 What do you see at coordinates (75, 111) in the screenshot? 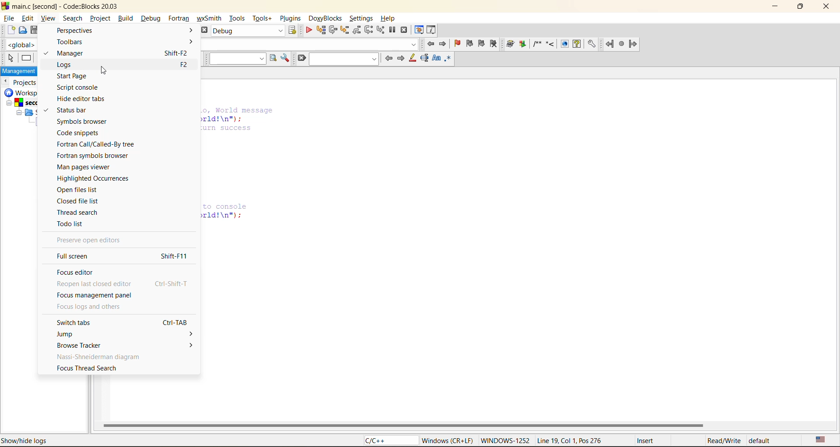
I see `status bar` at bounding box center [75, 111].